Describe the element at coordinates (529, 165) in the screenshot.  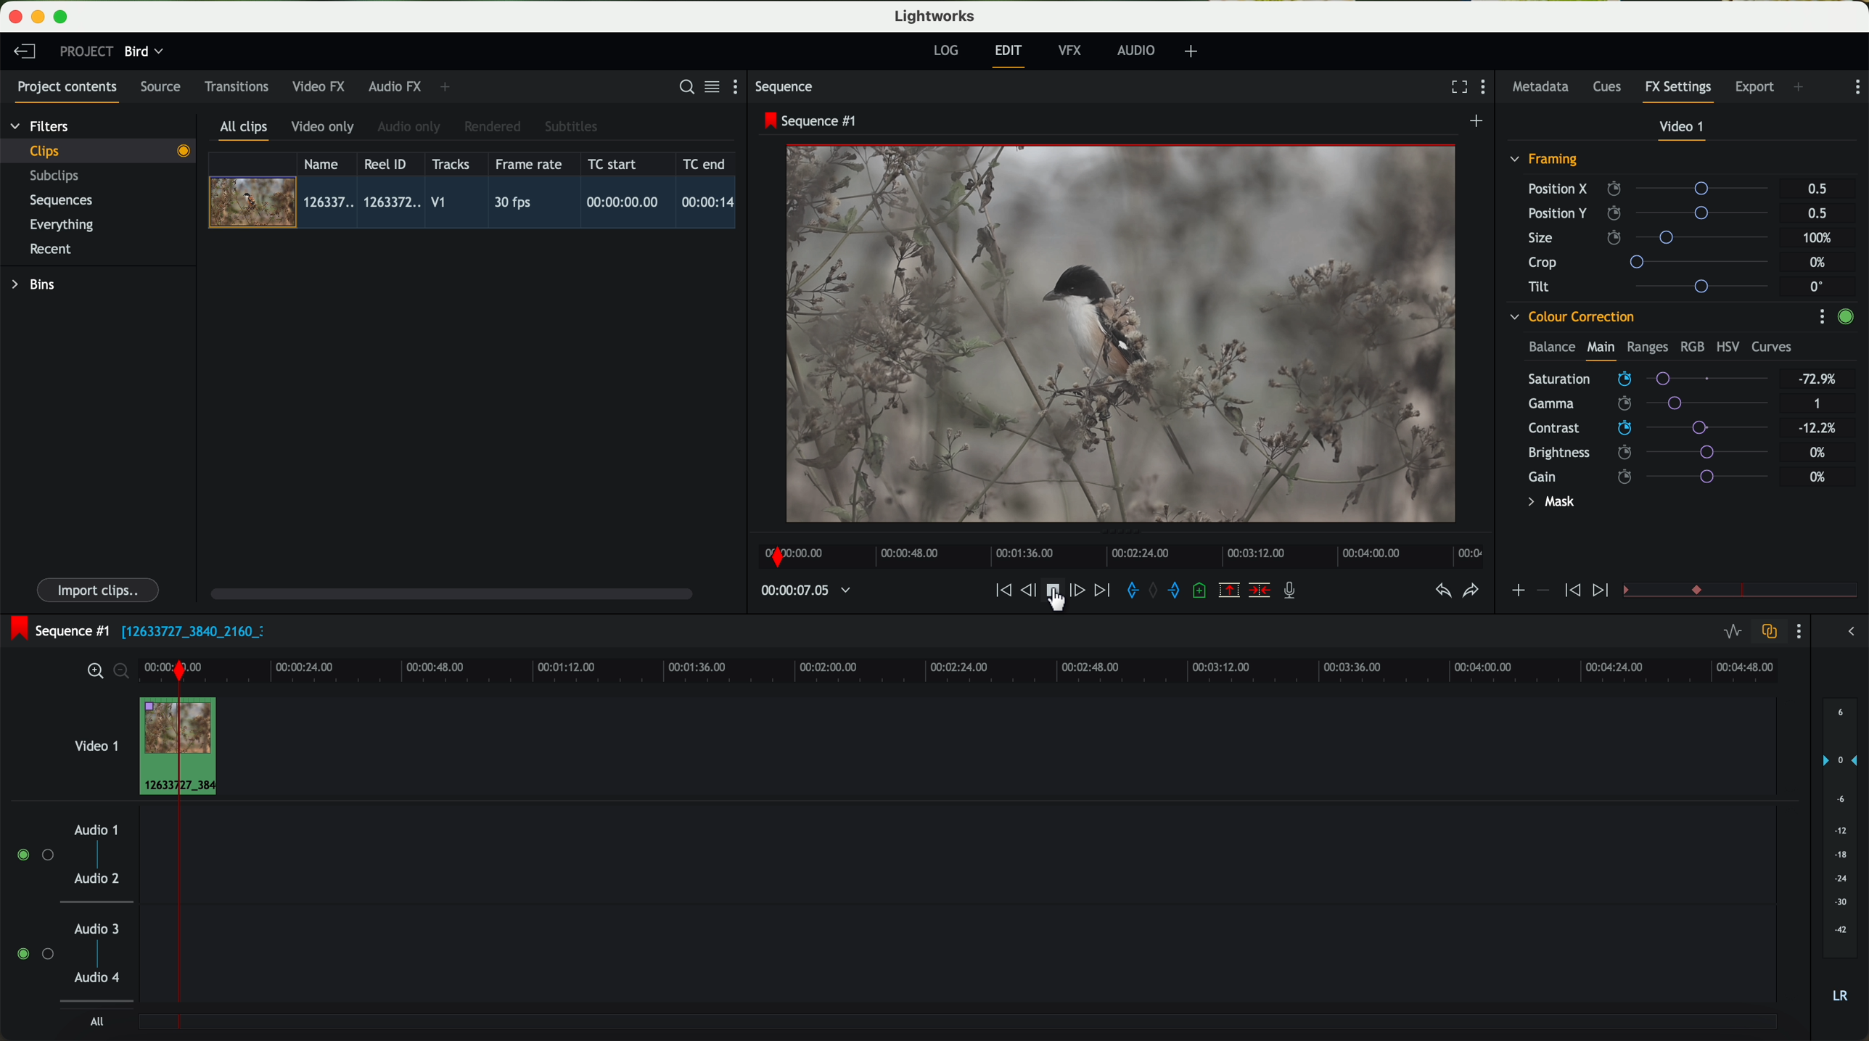
I see `frame rate` at that location.